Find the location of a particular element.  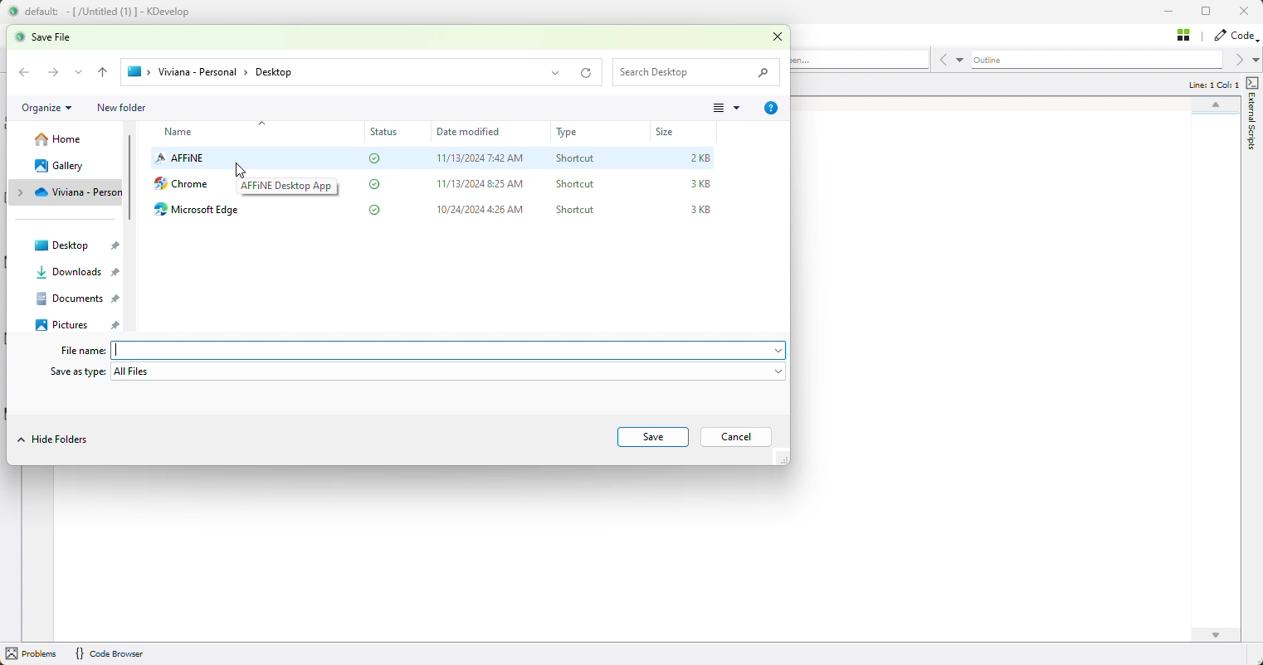

2KB is located at coordinates (702, 158).